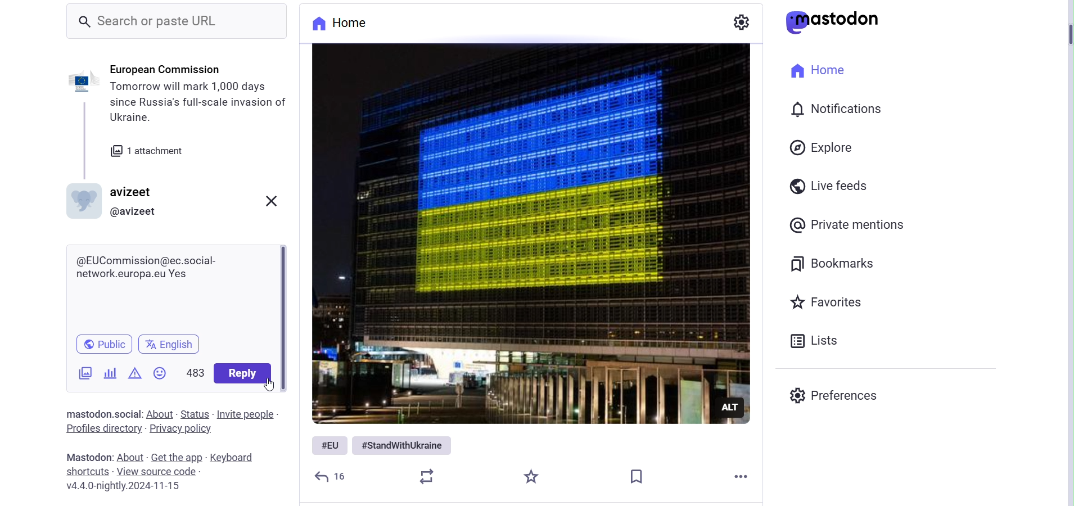 This screenshot has height=506, width=1074. I want to click on Content Warning, so click(136, 373).